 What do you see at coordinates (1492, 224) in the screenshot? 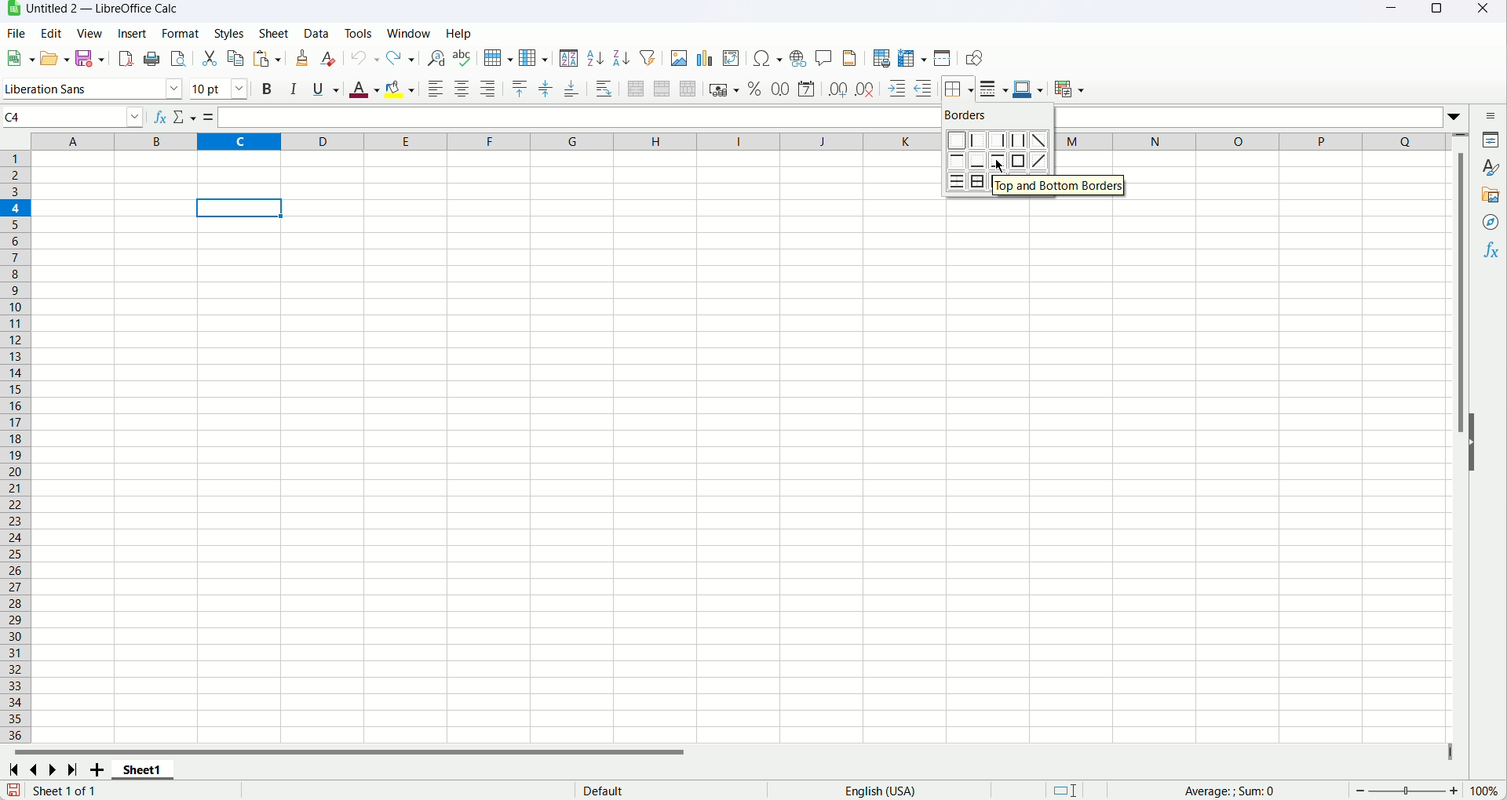
I see `Navigator` at bounding box center [1492, 224].